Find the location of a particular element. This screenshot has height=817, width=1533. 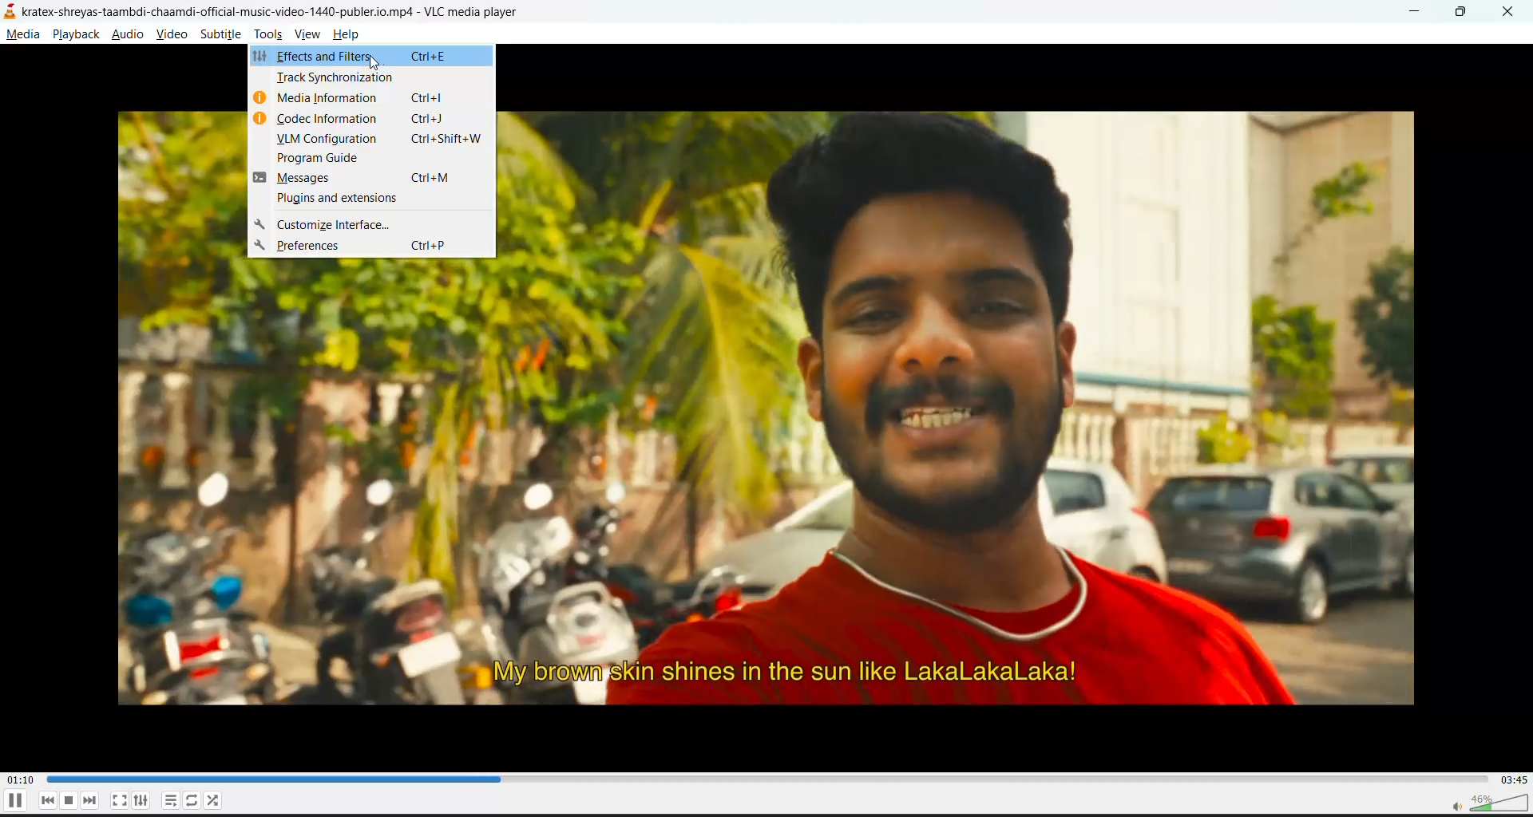

program guide is located at coordinates (324, 160).